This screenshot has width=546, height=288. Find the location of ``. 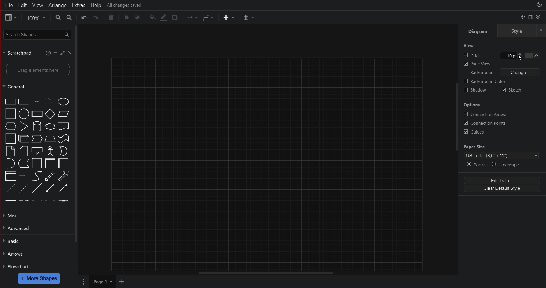

 is located at coordinates (63, 125).